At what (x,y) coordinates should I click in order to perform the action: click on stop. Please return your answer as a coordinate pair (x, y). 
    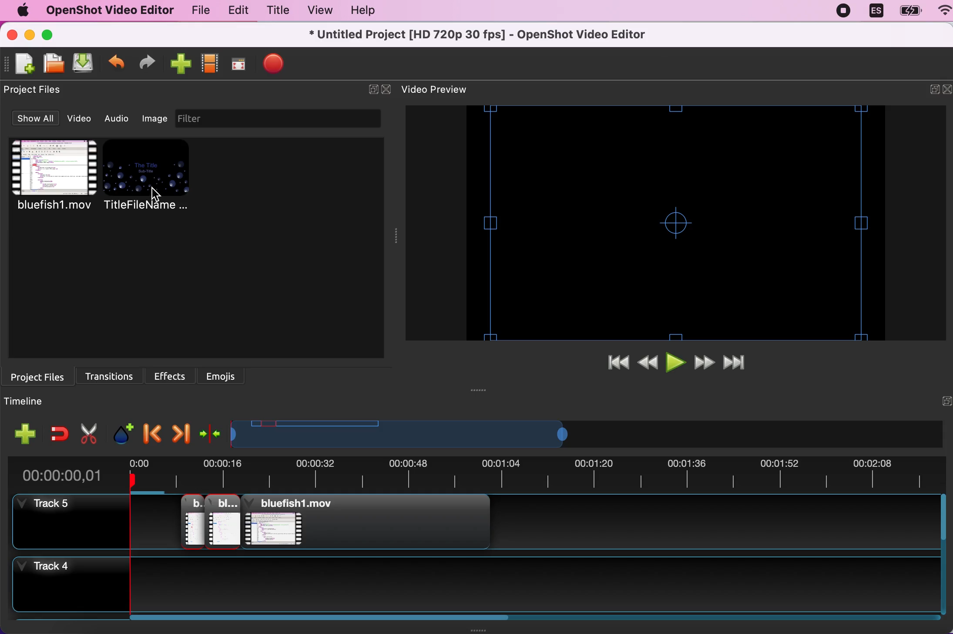
    Looking at the image, I should click on (273, 63).